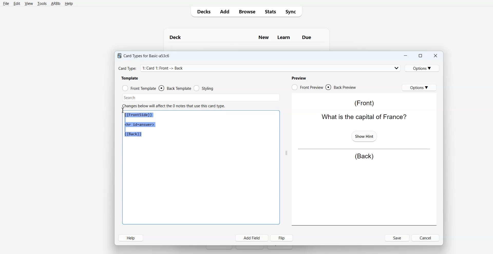  What do you see at coordinates (397, 238) in the screenshot?
I see `Save` at bounding box center [397, 238].